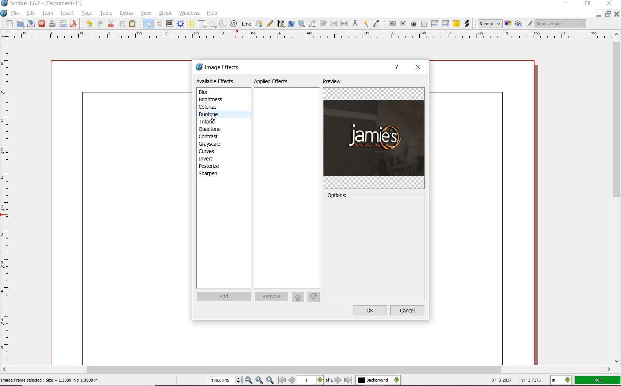  What do you see at coordinates (213, 13) in the screenshot?
I see `help` at bounding box center [213, 13].